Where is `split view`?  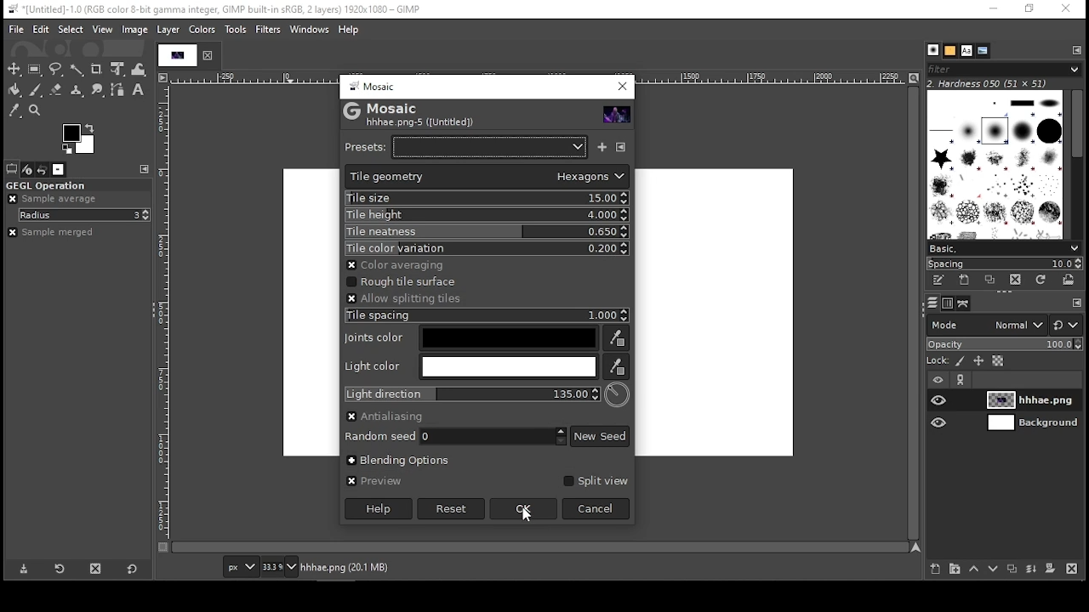 split view is located at coordinates (597, 481).